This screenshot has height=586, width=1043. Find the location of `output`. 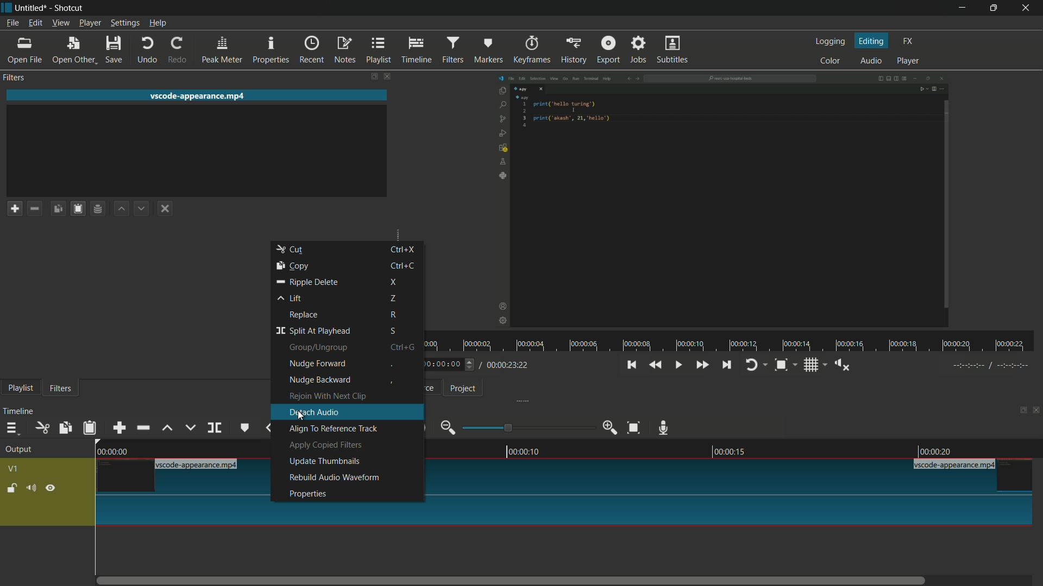

output is located at coordinates (18, 450).